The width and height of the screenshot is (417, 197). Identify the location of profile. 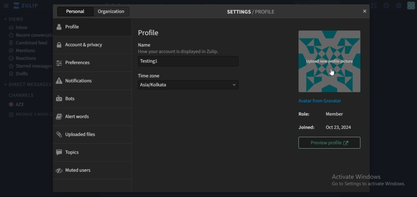
(148, 33).